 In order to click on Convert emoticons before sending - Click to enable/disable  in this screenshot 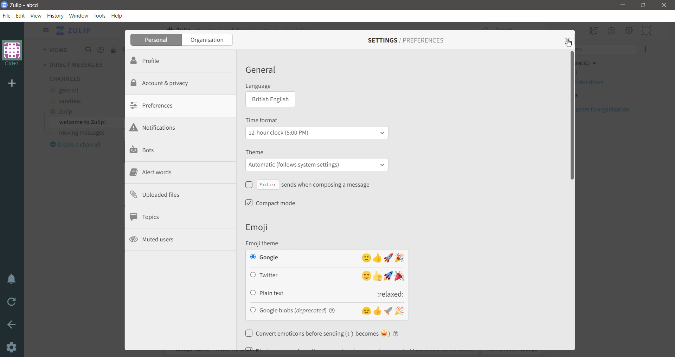, I will do `click(343, 333)`.